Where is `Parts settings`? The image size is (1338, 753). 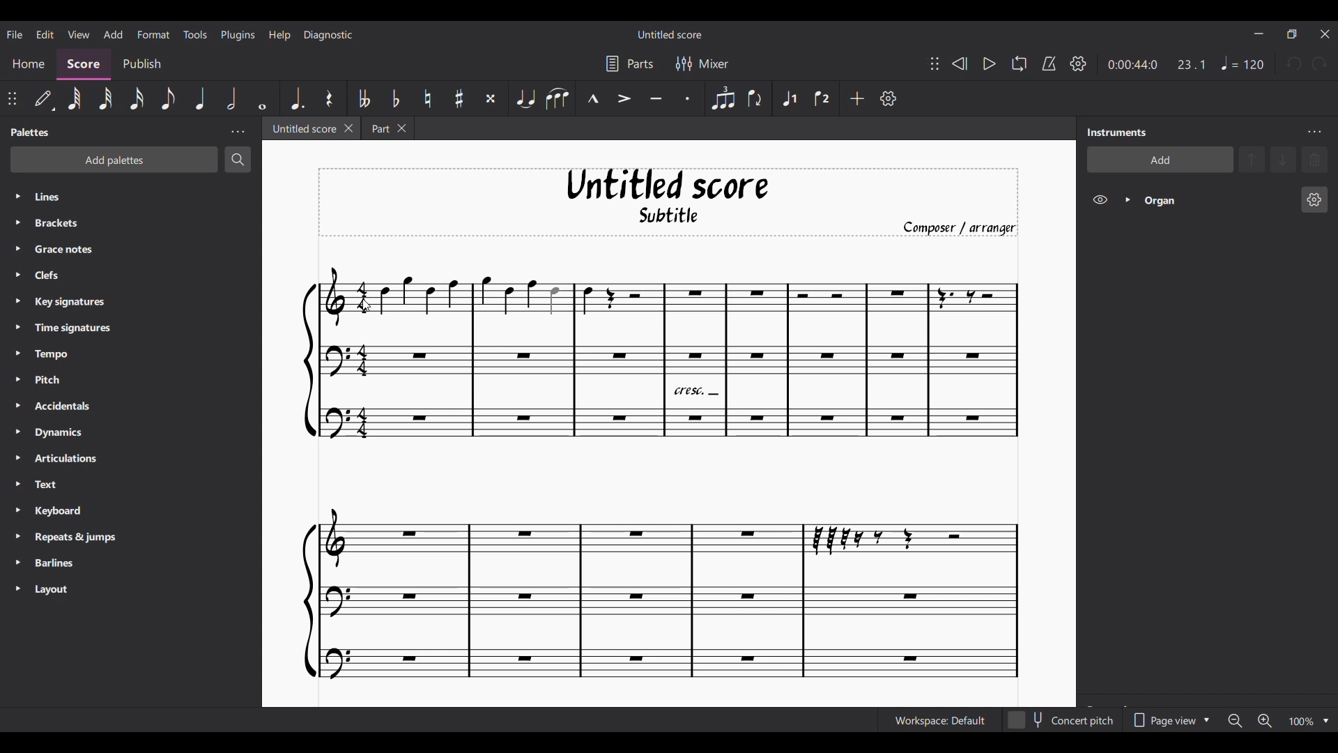 Parts settings is located at coordinates (630, 63).